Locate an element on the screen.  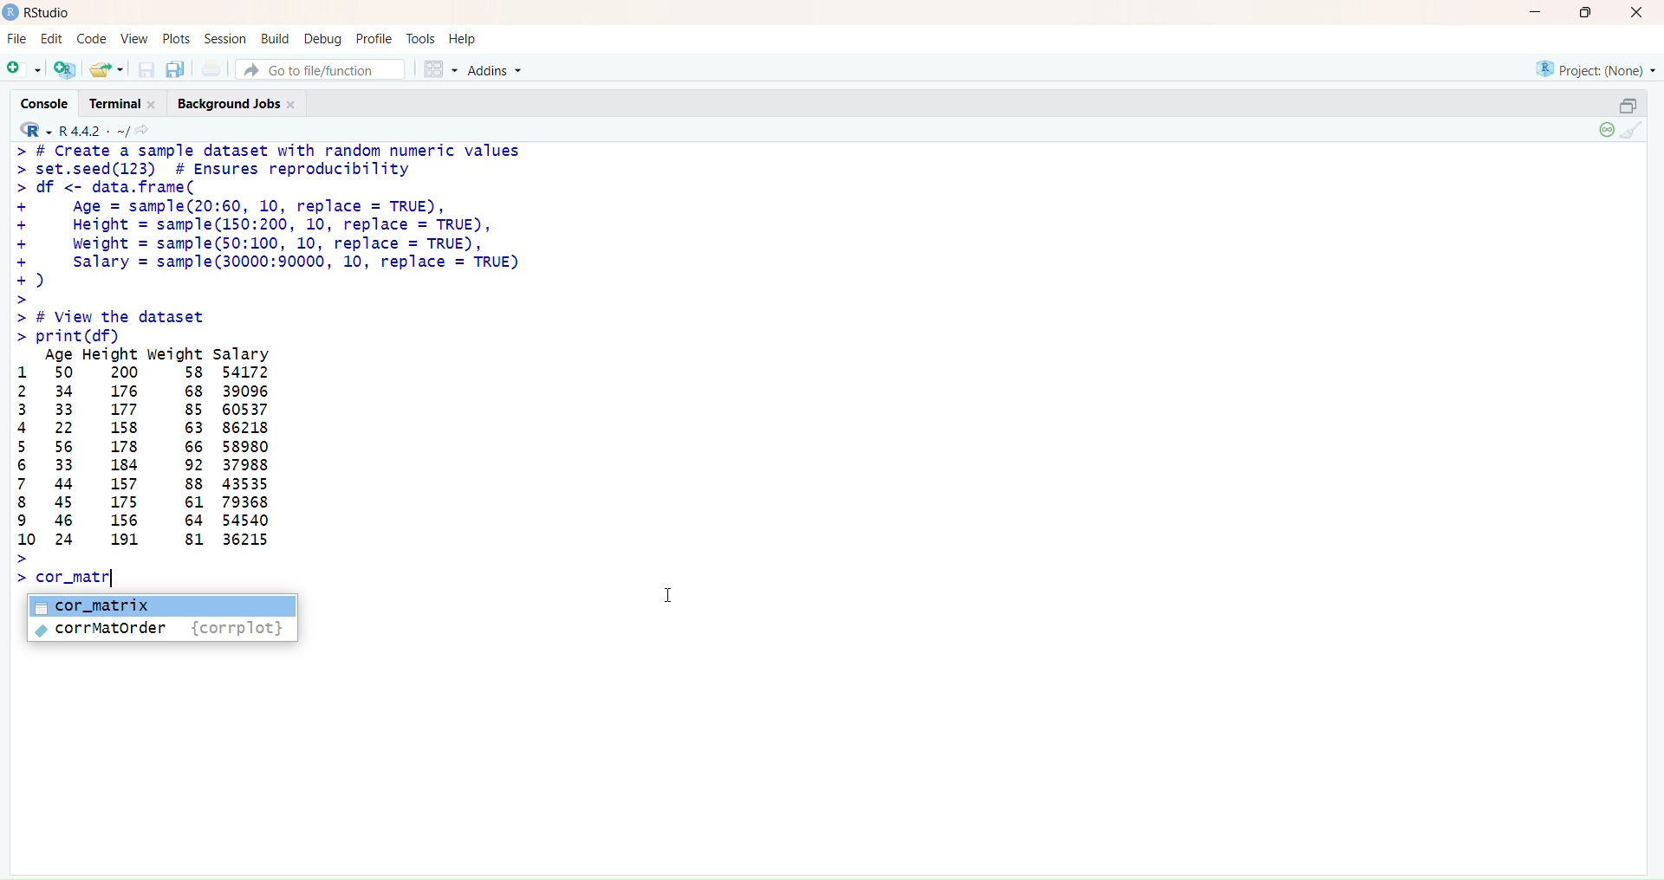
RStudio is located at coordinates (40, 13).